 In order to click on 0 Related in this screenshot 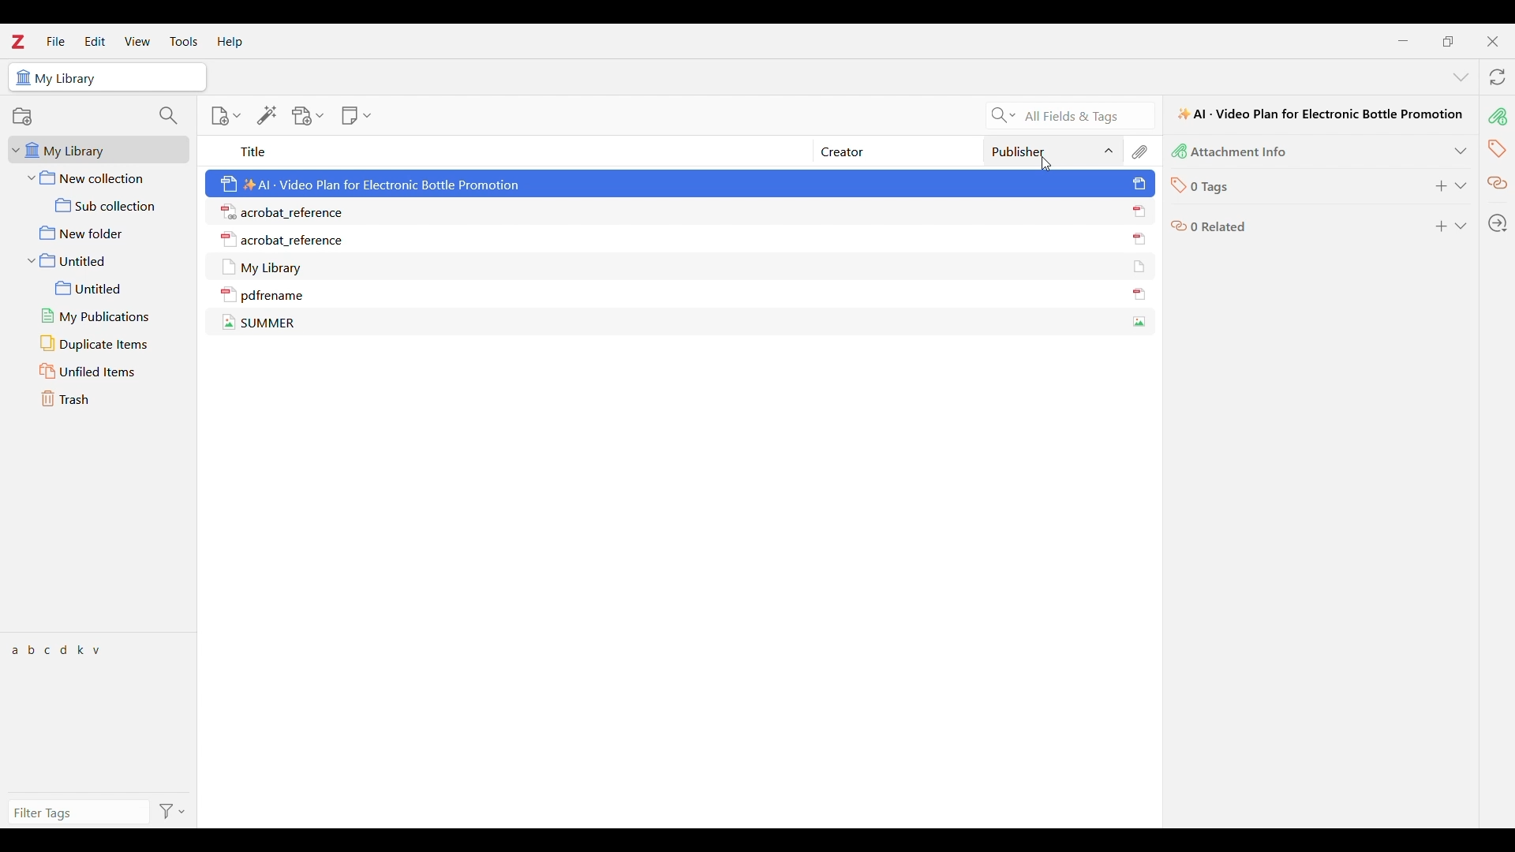, I will do `click(1219, 227)`.